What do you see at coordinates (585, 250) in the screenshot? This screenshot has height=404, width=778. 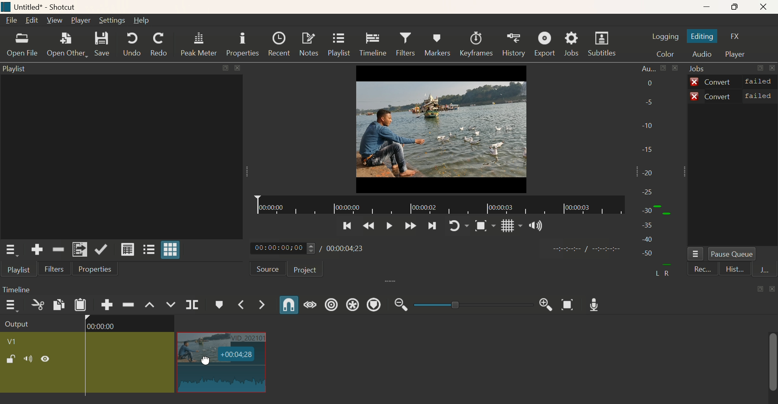 I see `time` at bounding box center [585, 250].